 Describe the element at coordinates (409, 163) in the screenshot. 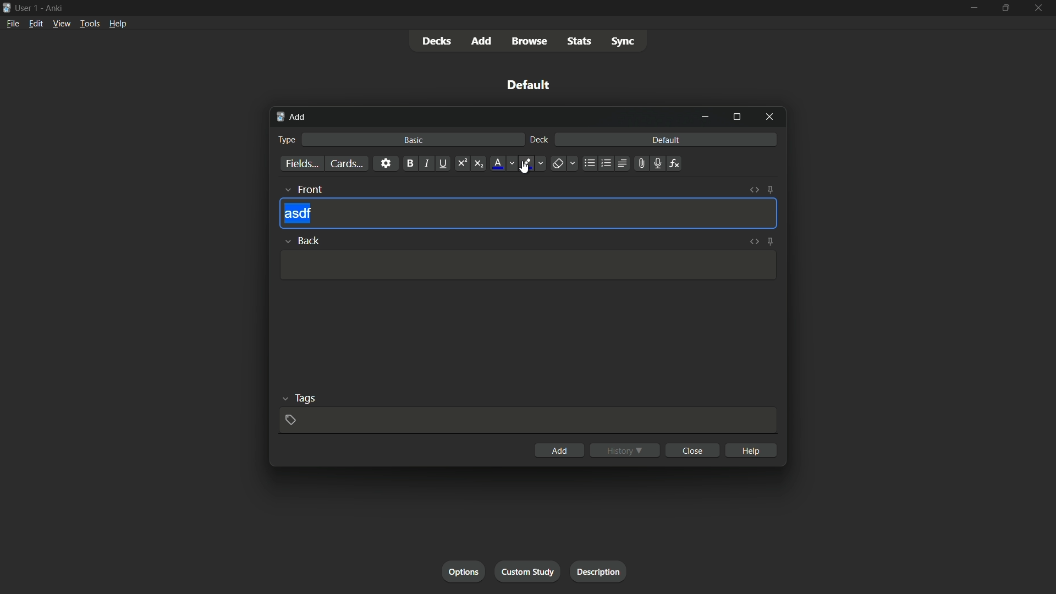

I see `bold` at that location.